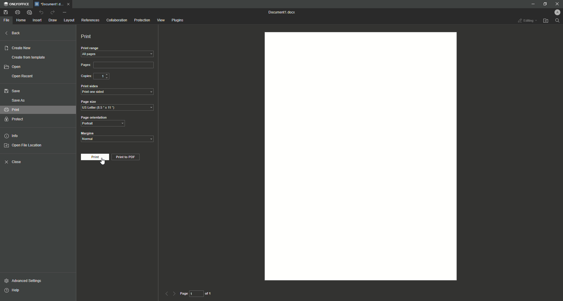 Image resolution: width=563 pixels, height=301 pixels. What do you see at coordinates (198, 294) in the screenshot?
I see `page 1 of 1` at bounding box center [198, 294].